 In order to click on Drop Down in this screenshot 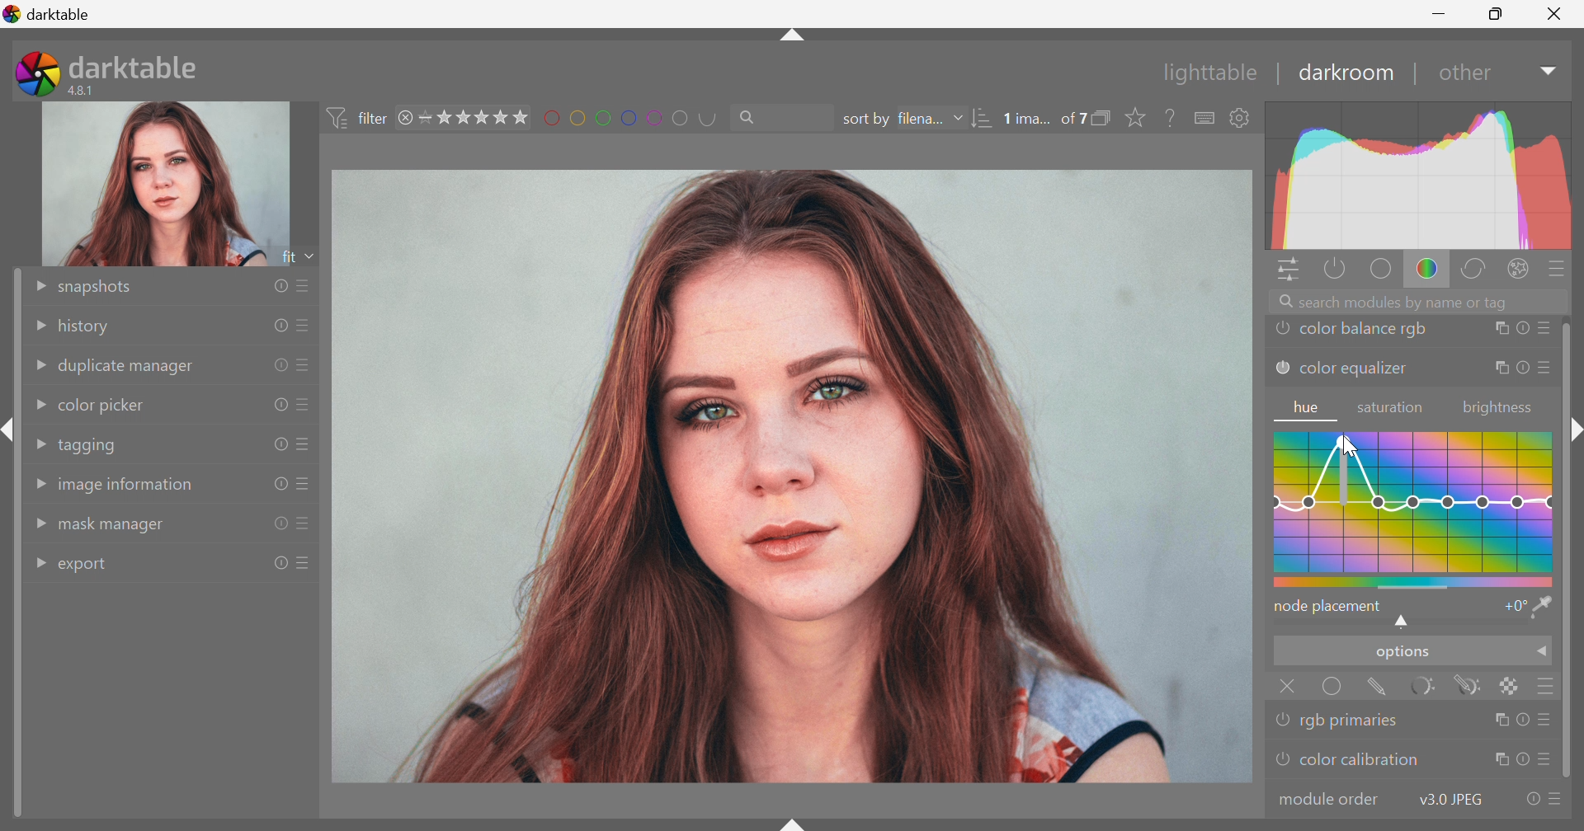, I will do `click(38, 483)`.